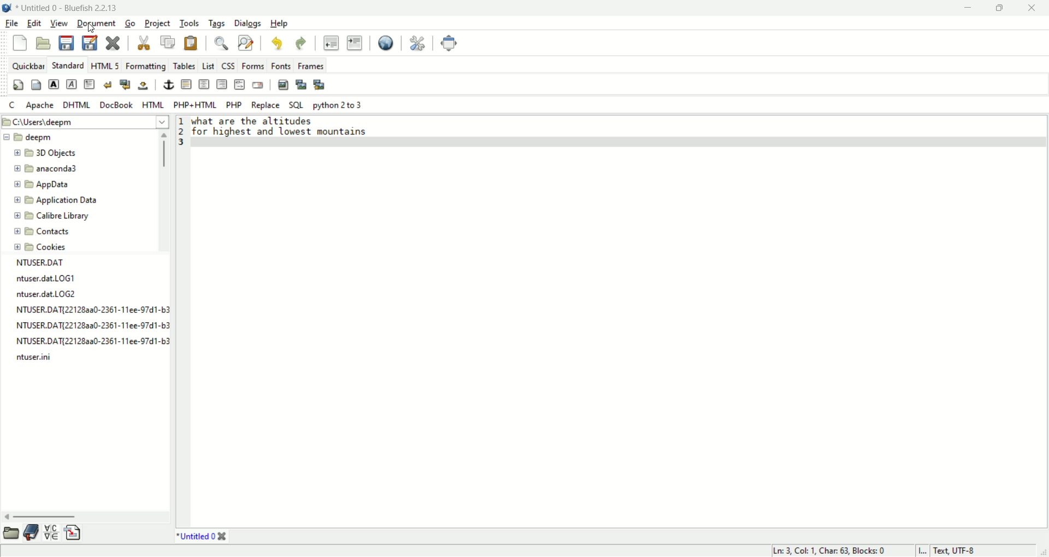  What do you see at coordinates (67, 64) in the screenshot?
I see `standard` at bounding box center [67, 64].